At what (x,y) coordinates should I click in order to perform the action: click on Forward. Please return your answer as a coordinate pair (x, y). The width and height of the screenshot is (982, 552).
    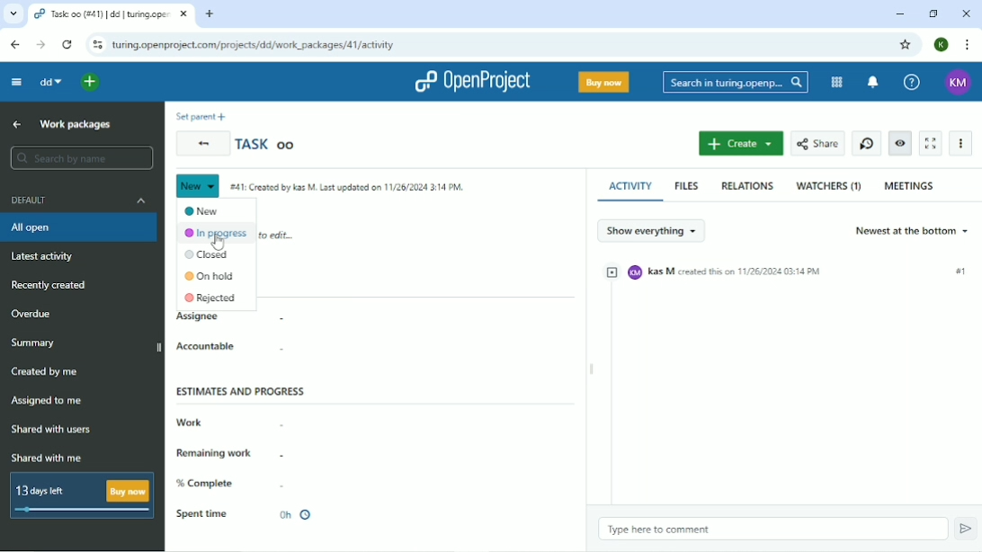
    Looking at the image, I should click on (40, 44).